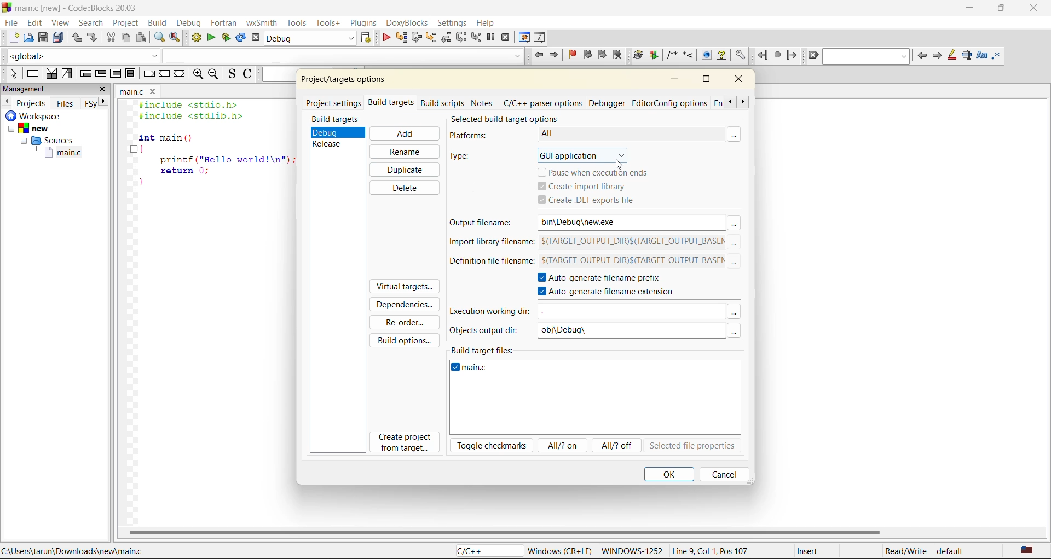  Describe the element at coordinates (602, 54) in the screenshot. I see `next bookmark` at that location.